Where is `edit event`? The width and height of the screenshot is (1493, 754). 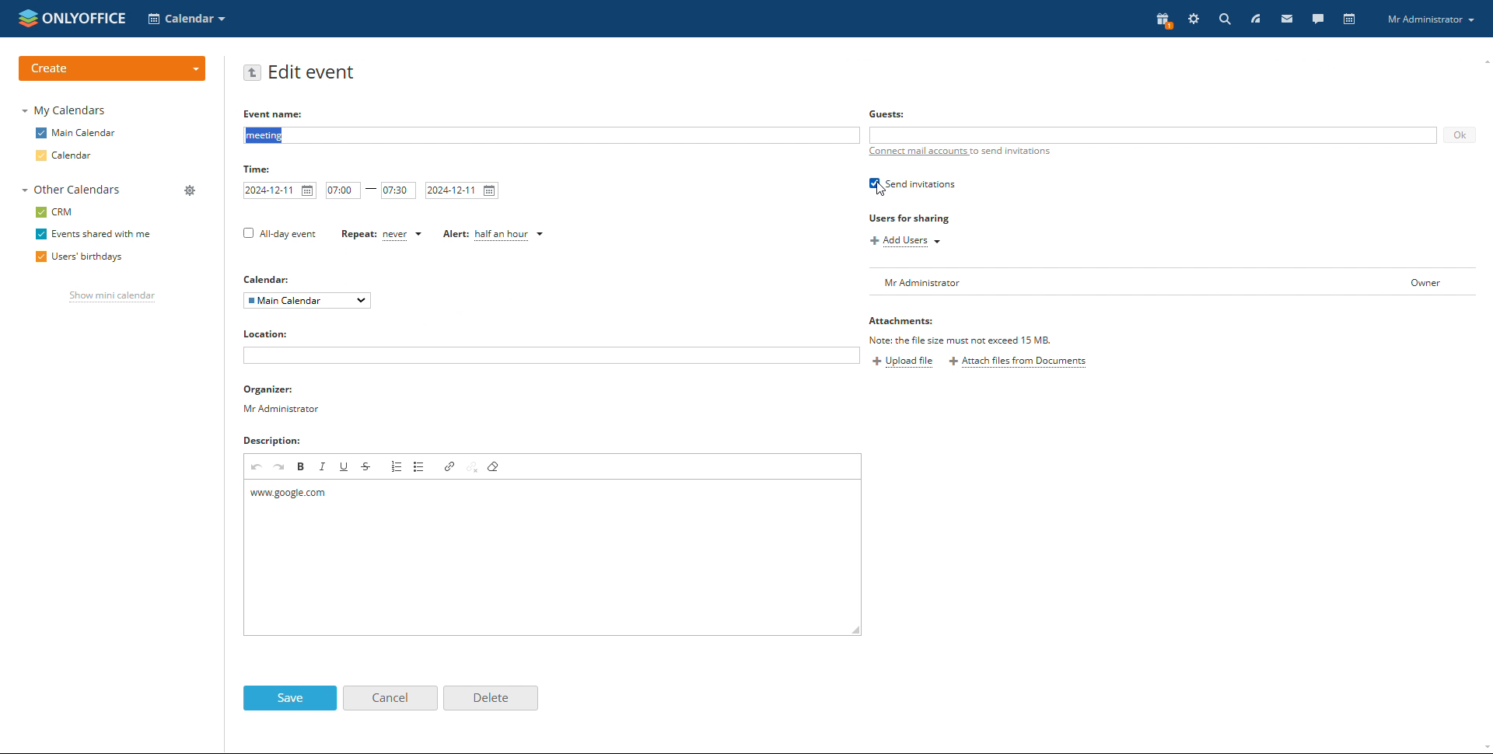 edit event is located at coordinates (313, 73).